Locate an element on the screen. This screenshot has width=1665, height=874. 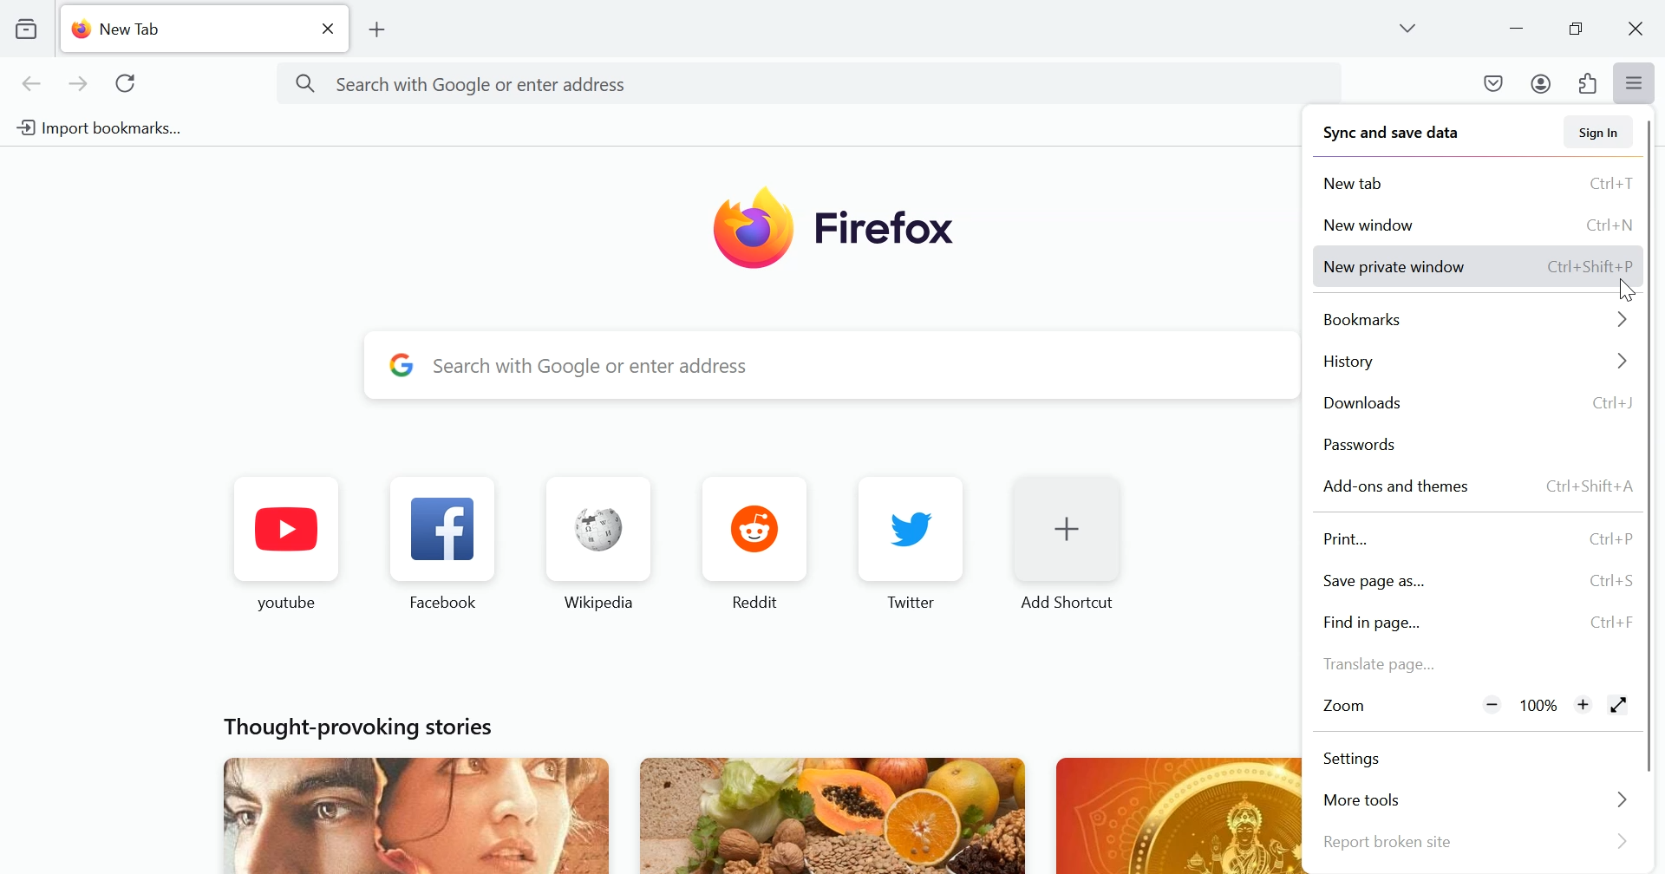
View recent browsing across windows and devices is located at coordinates (25, 28).